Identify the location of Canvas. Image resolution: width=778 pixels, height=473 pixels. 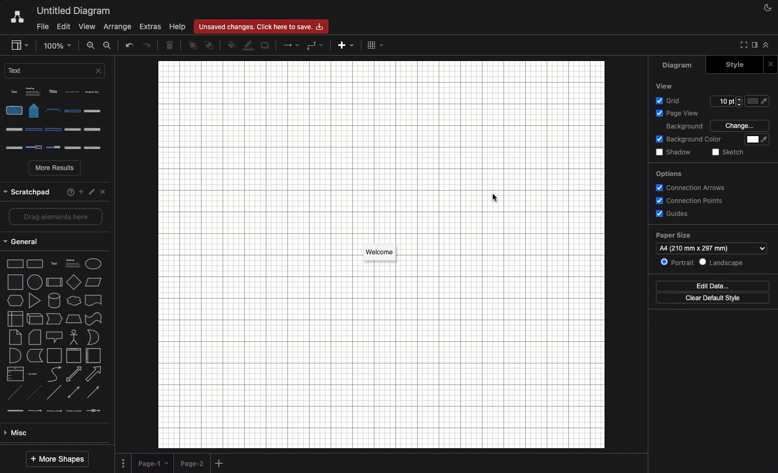
(381, 255).